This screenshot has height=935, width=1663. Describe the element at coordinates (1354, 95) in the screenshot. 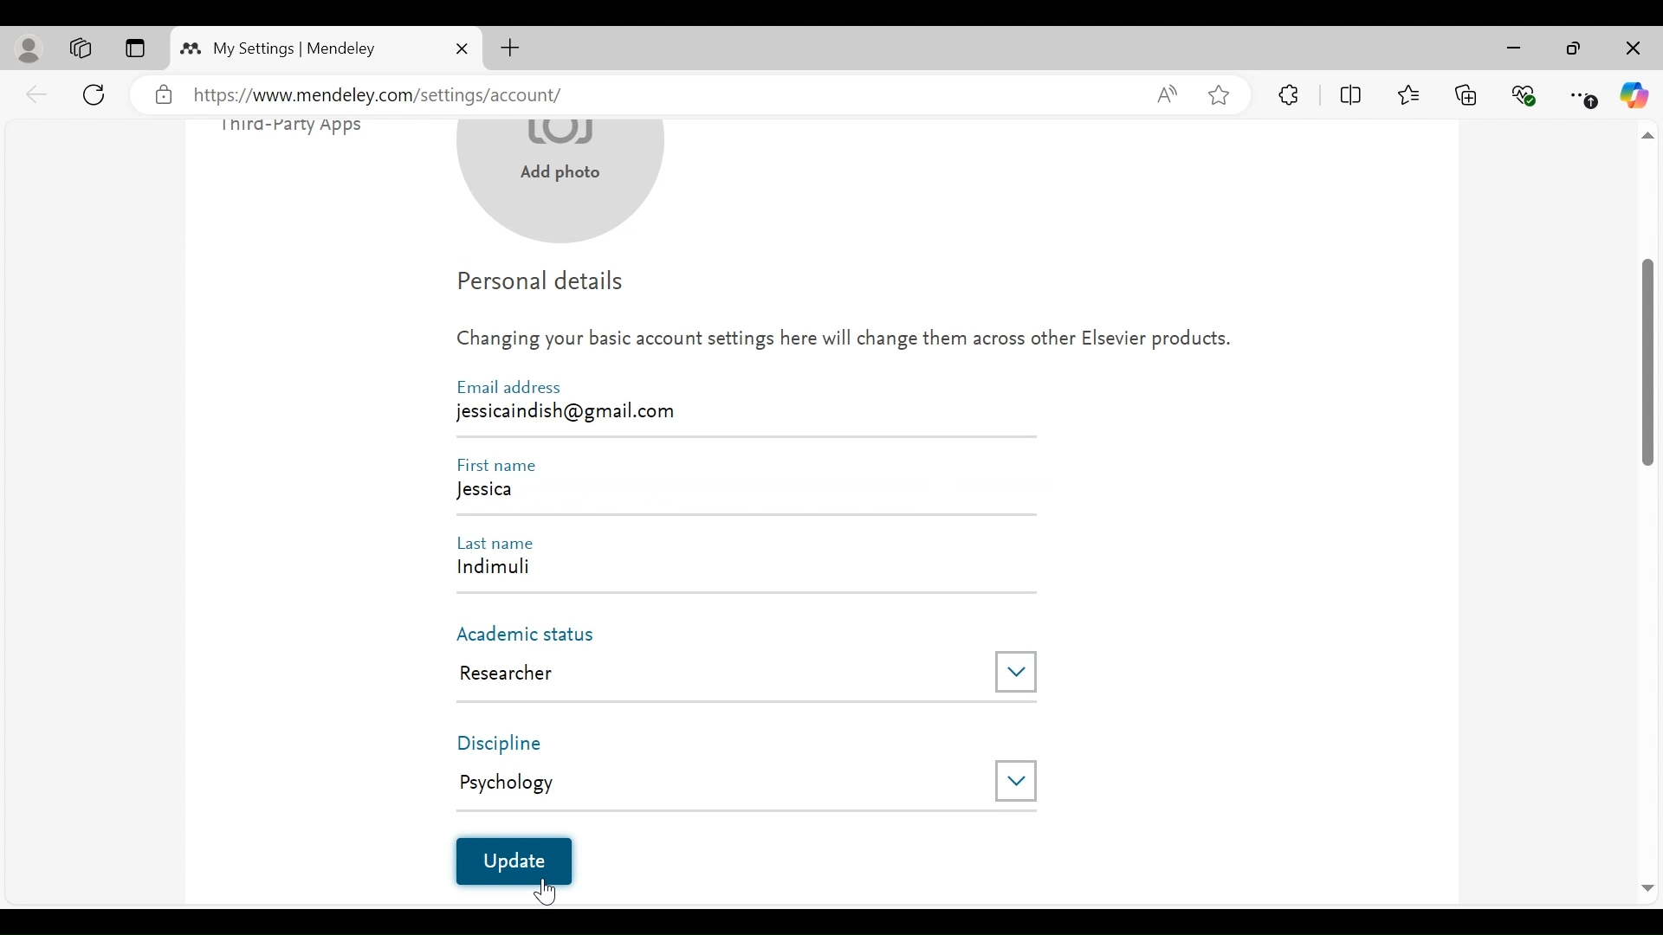

I see `Split Screen` at that location.